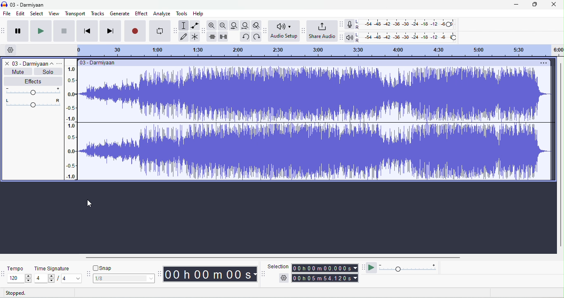 The width and height of the screenshot is (564, 298). I want to click on transport, so click(75, 13).